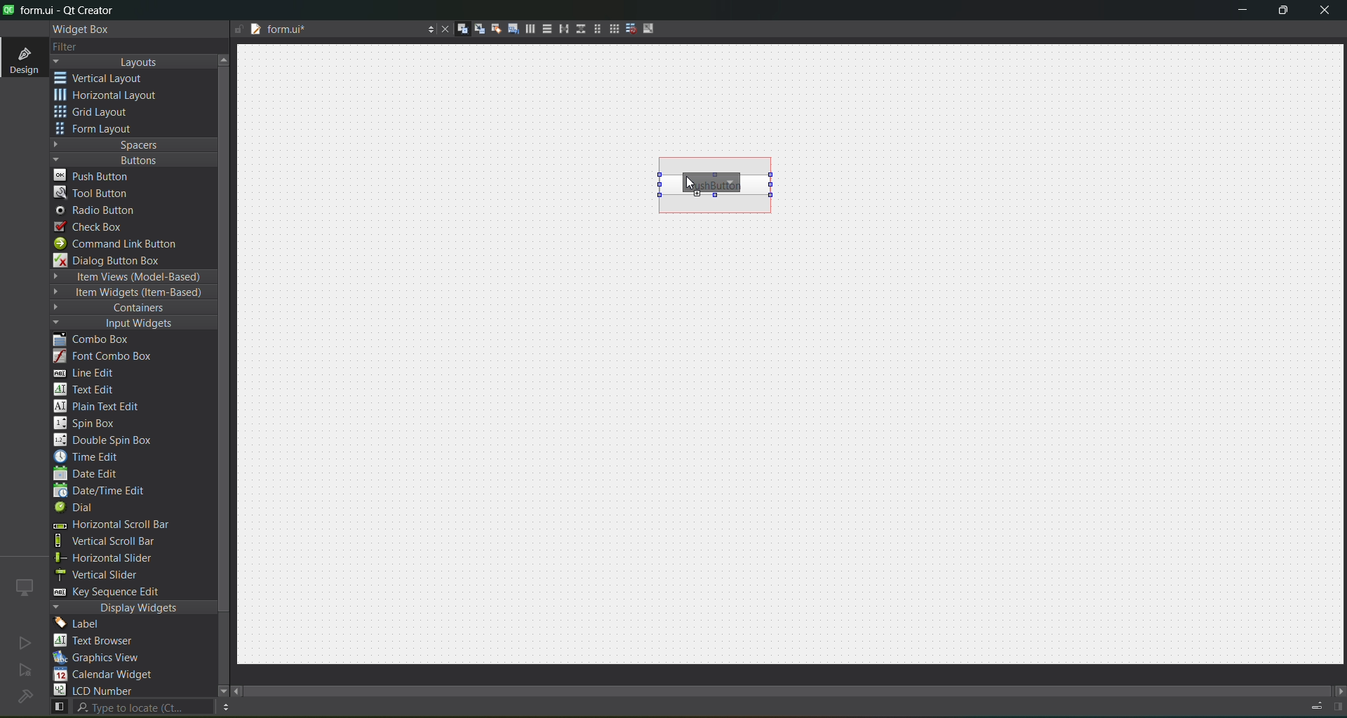  I want to click on move up, so click(226, 58).